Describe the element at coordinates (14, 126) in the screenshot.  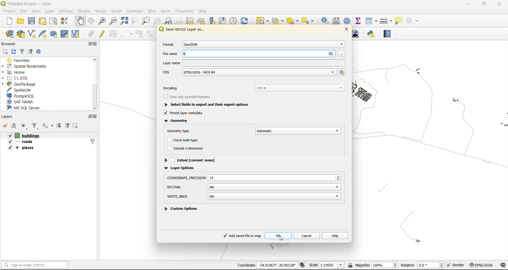
I see `add` at that location.